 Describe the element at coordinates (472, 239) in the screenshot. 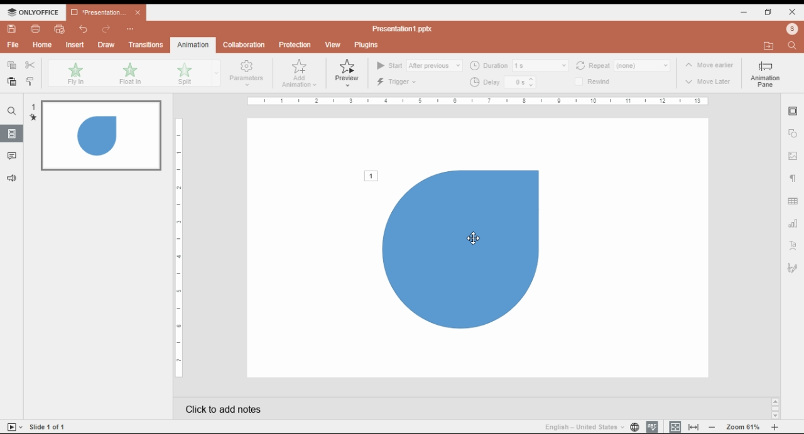

I see `mouse pointer` at that location.